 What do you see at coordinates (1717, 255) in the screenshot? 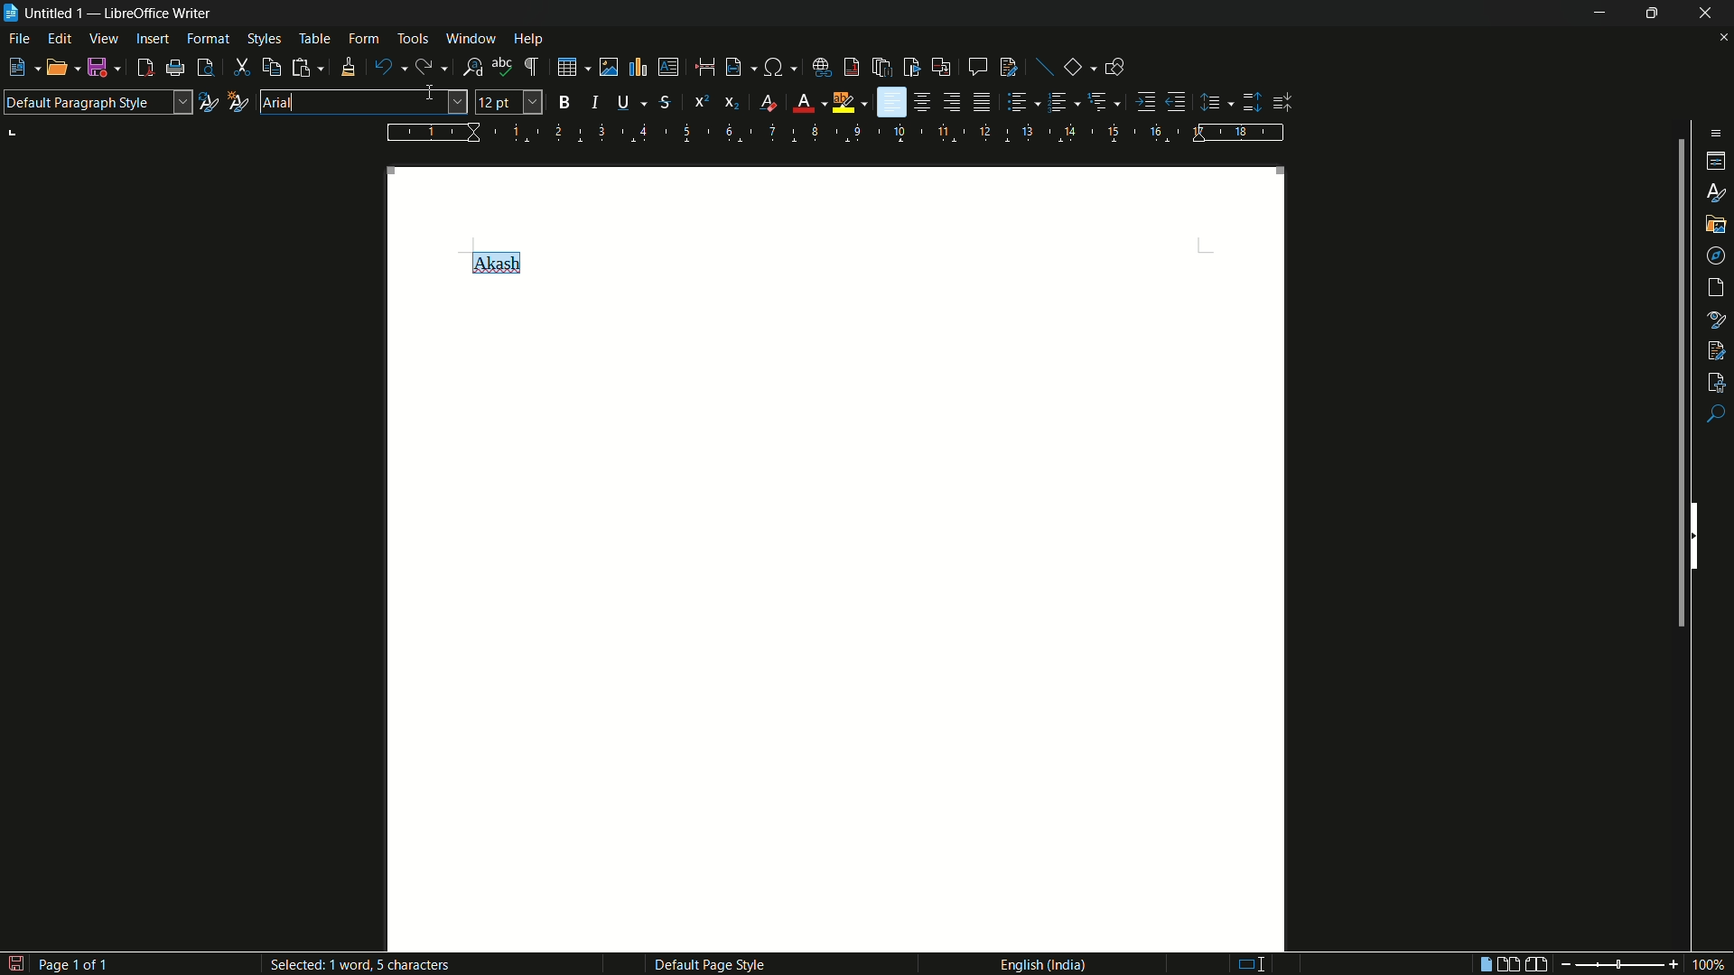
I see `navigator` at bounding box center [1717, 255].